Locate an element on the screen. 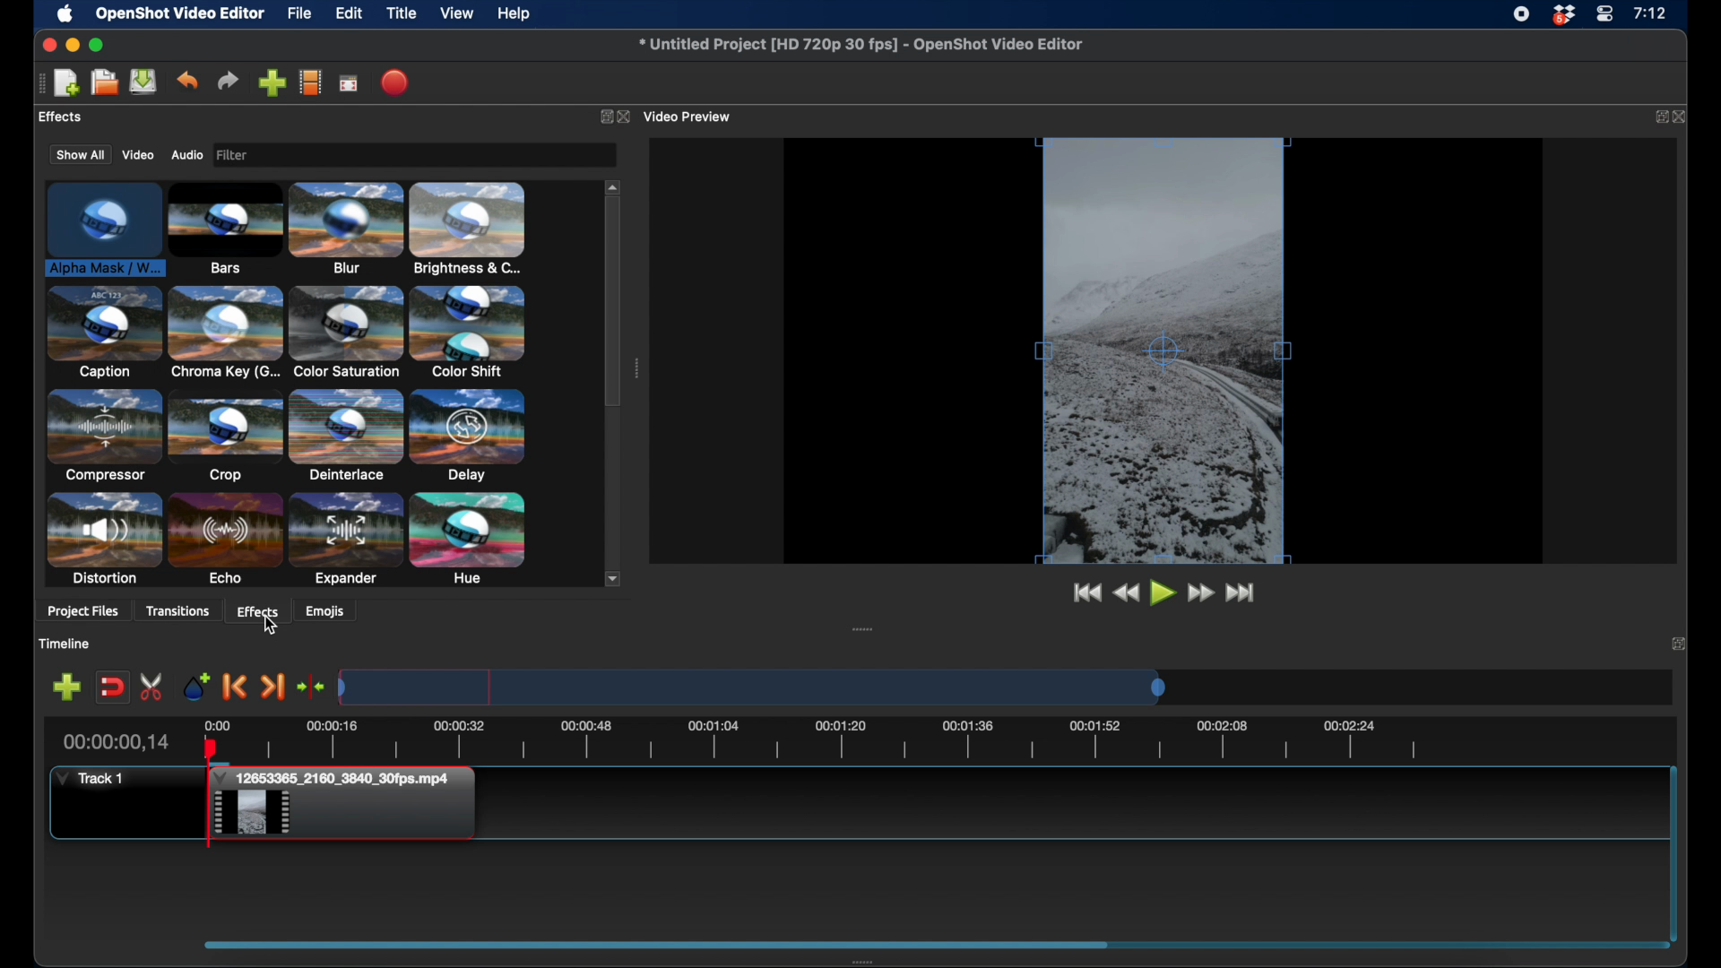  close is located at coordinates (48, 45).